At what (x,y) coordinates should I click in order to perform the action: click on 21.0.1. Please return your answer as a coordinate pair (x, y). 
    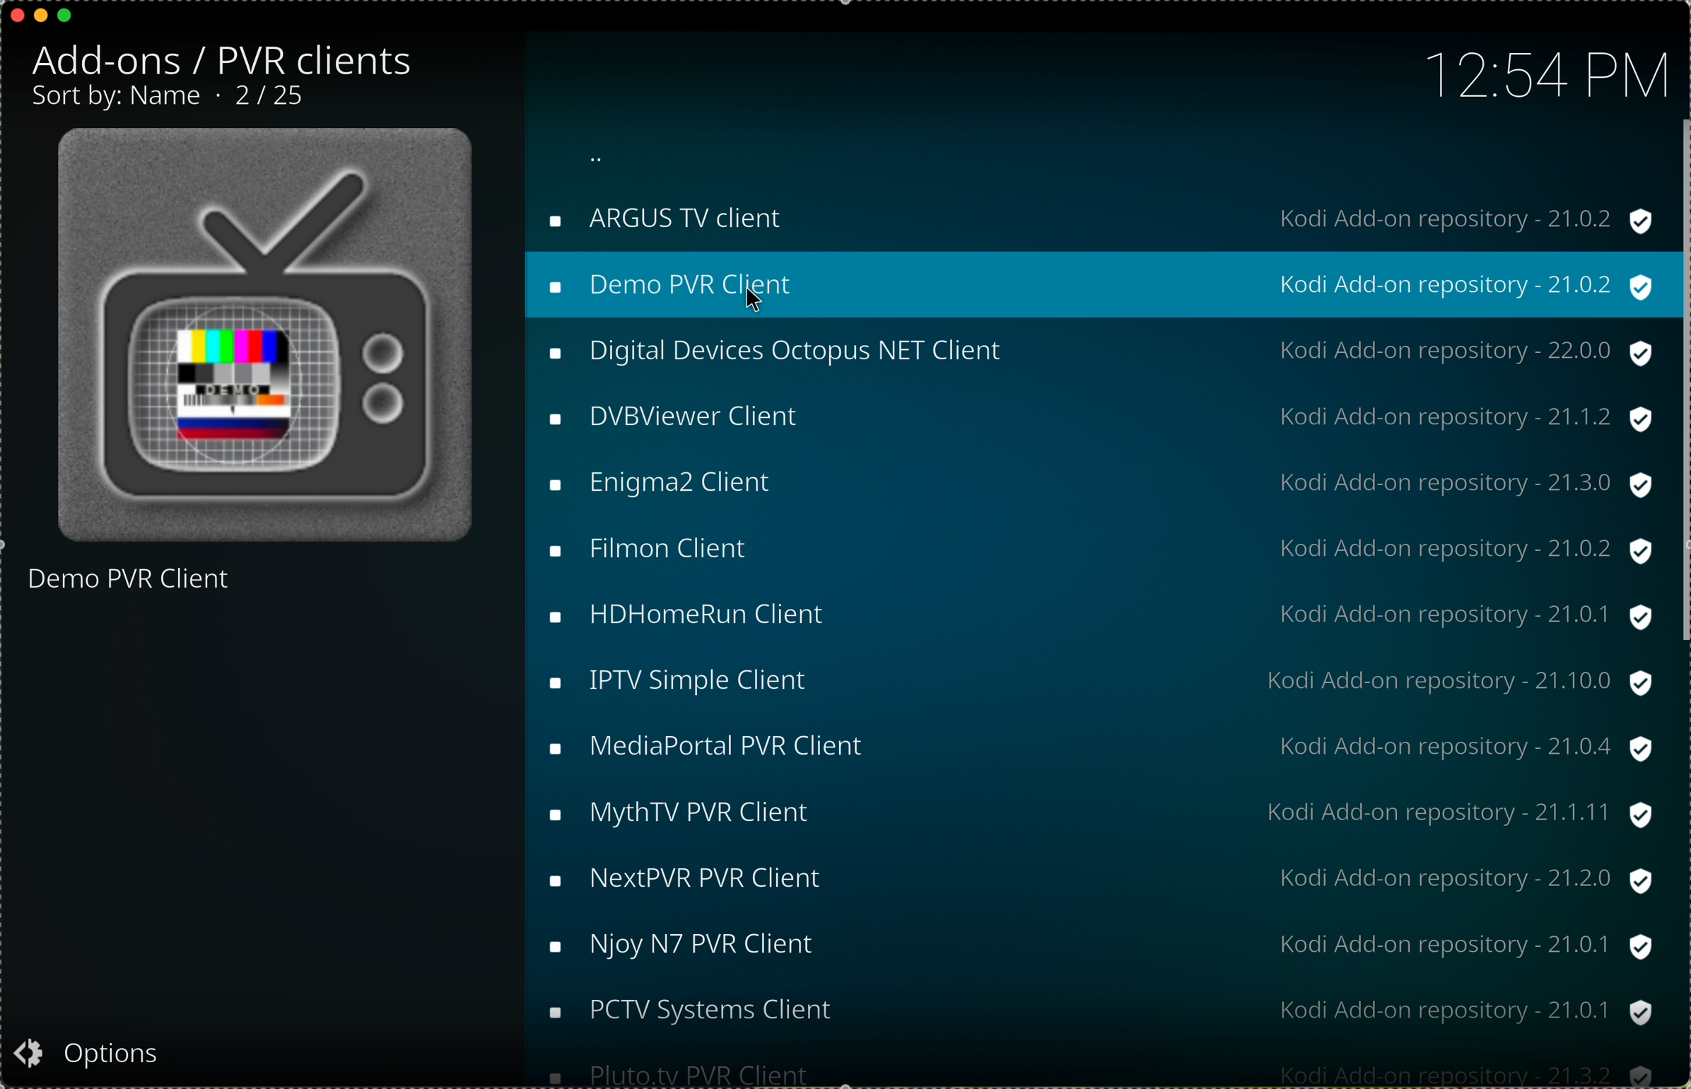
    Looking at the image, I should click on (1576, 948).